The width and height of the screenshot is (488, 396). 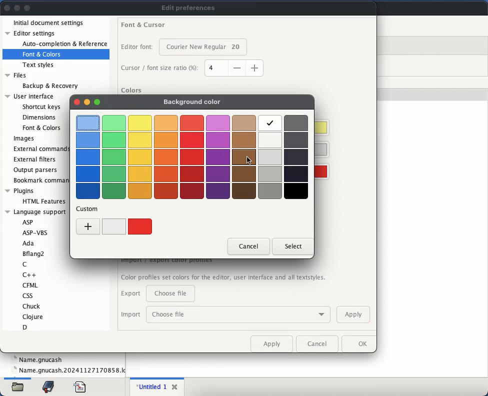 What do you see at coordinates (31, 34) in the screenshot?
I see `editor settings` at bounding box center [31, 34].